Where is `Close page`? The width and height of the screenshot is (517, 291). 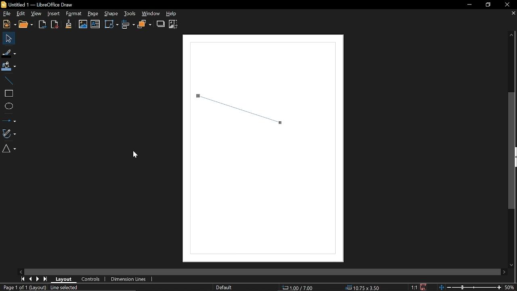 Close page is located at coordinates (511, 14).